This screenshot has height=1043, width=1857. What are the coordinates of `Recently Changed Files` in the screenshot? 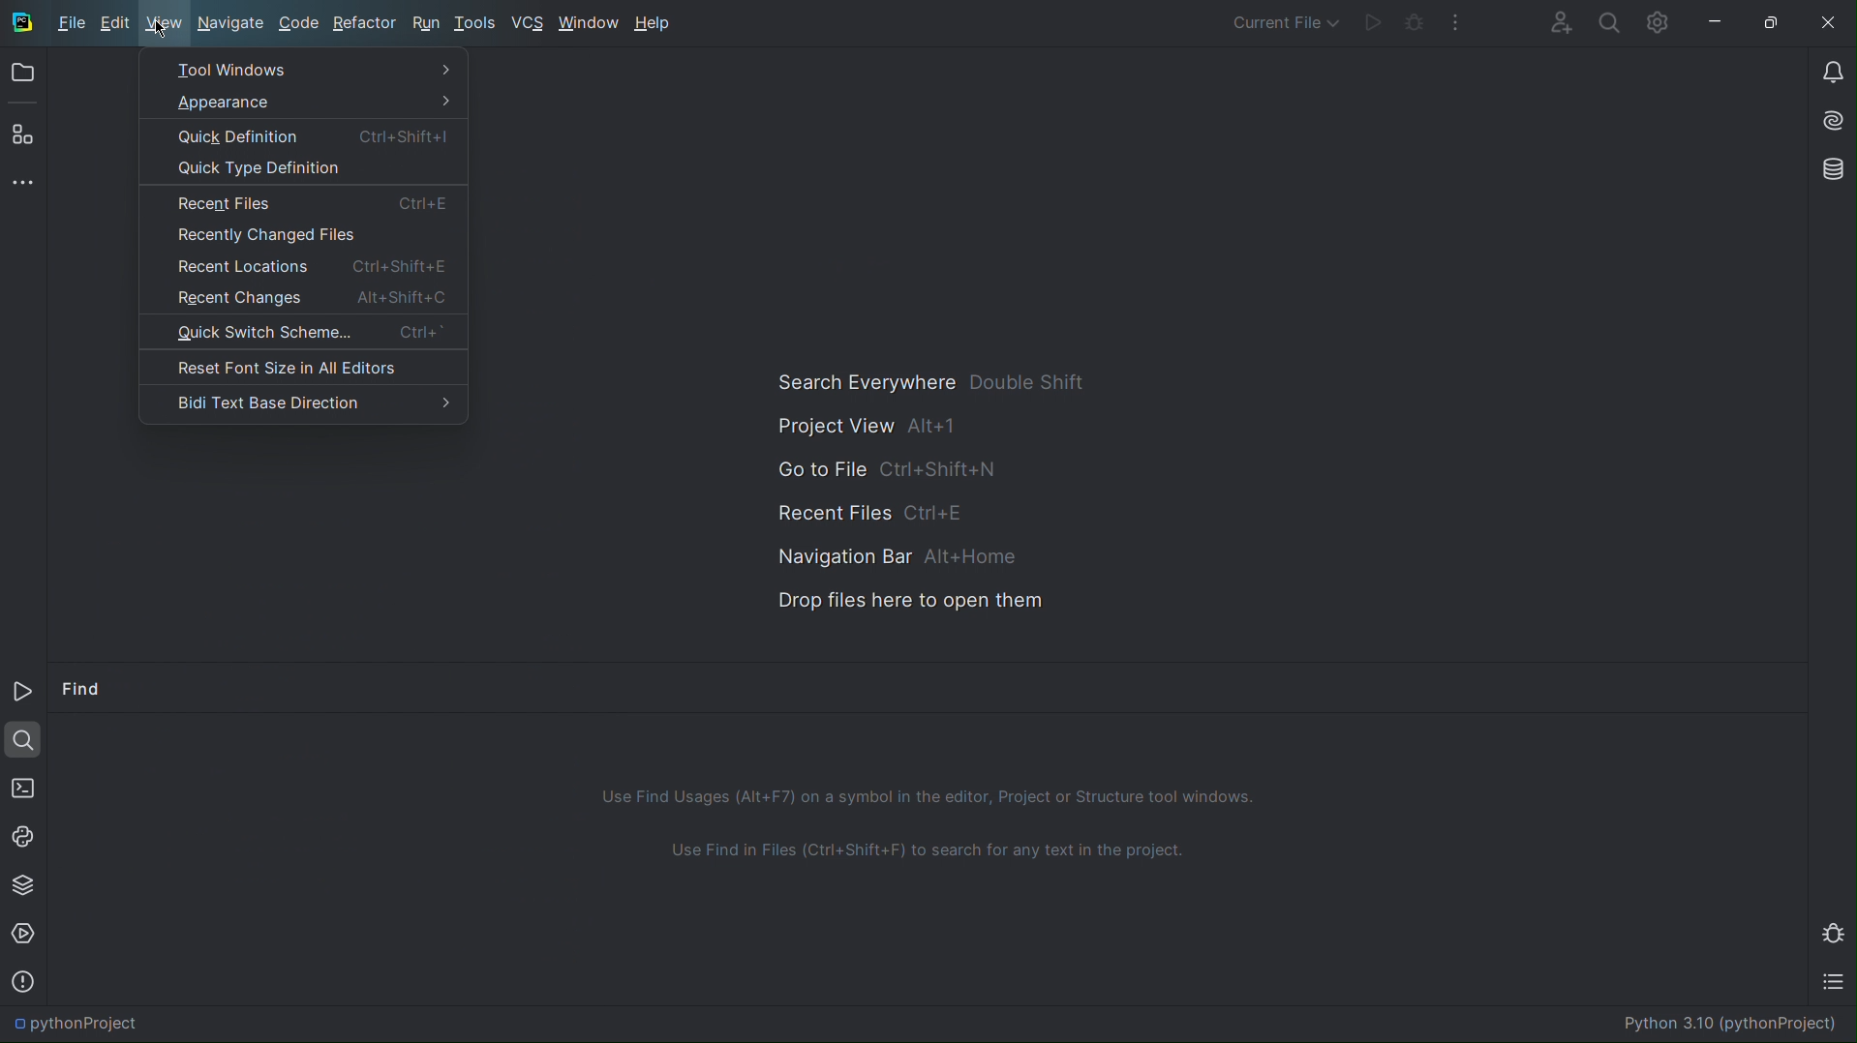 It's located at (302, 235).